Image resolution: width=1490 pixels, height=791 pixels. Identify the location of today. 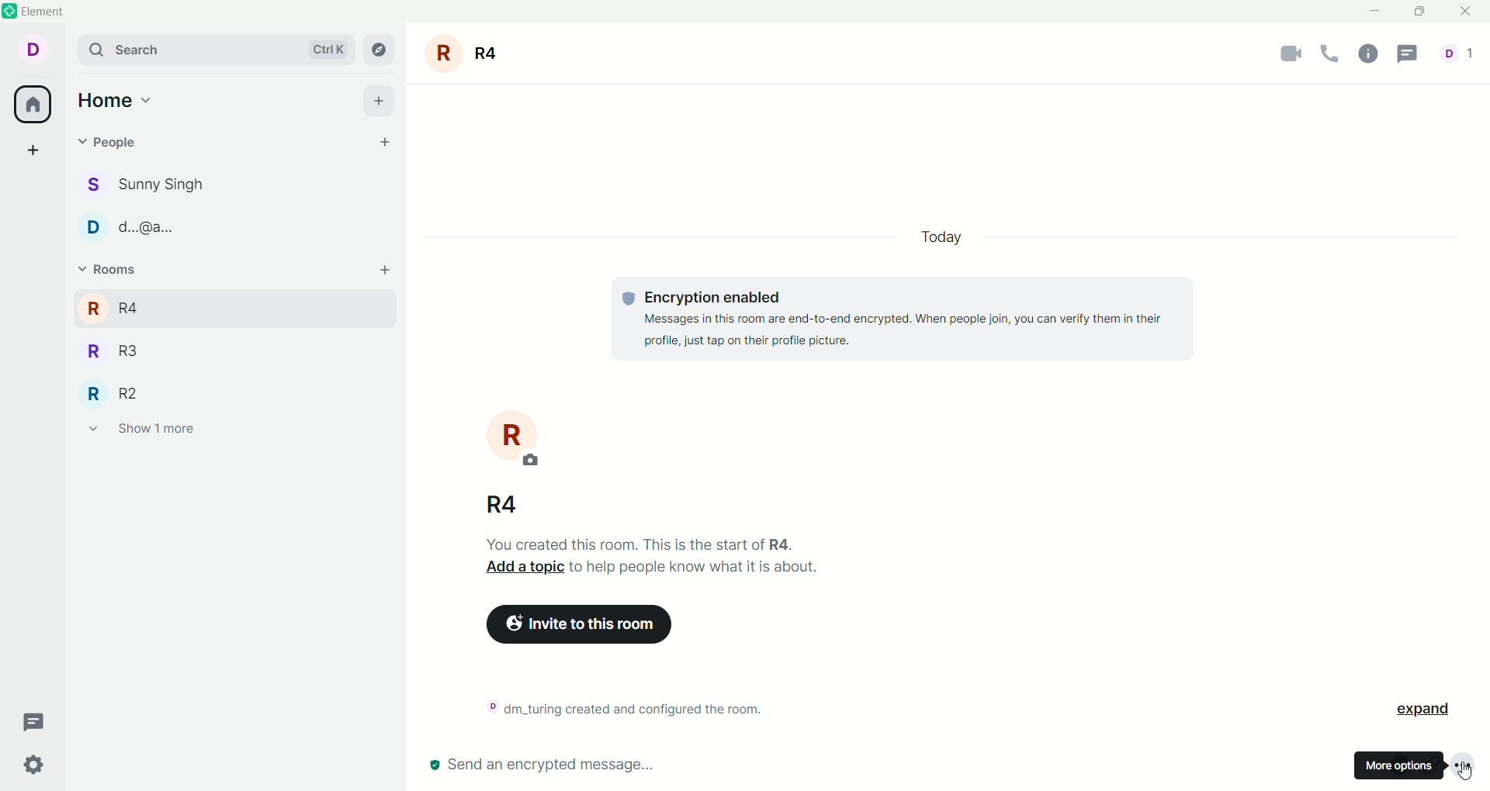
(939, 237).